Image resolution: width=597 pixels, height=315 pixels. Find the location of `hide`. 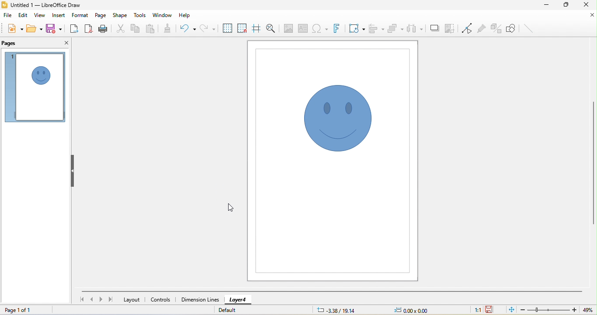

hide is located at coordinates (73, 171).